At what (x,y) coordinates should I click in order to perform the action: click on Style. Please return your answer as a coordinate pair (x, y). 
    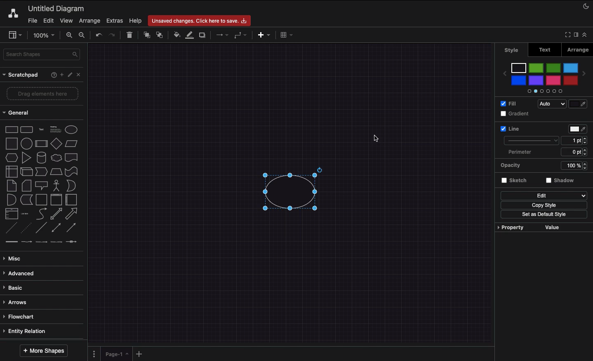
    Looking at the image, I should click on (511, 49).